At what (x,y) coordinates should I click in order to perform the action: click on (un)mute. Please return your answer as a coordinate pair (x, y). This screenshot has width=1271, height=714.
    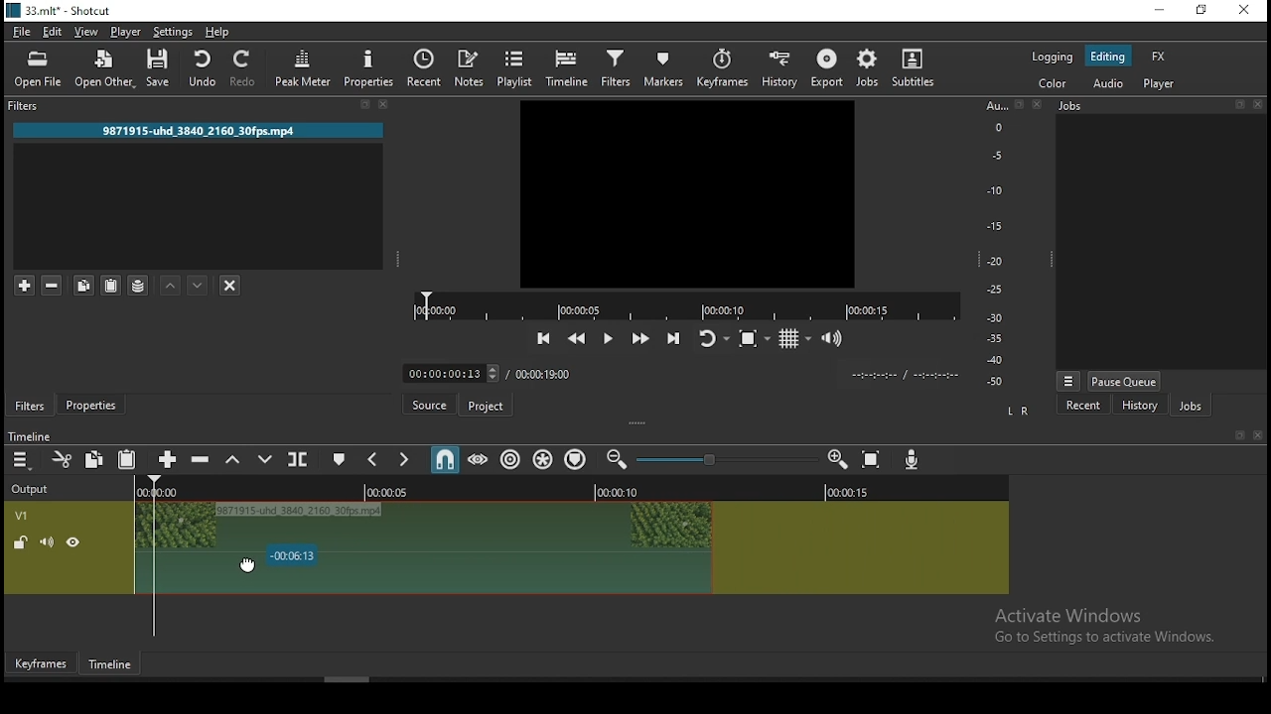
    Looking at the image, I should click on (47, 543).